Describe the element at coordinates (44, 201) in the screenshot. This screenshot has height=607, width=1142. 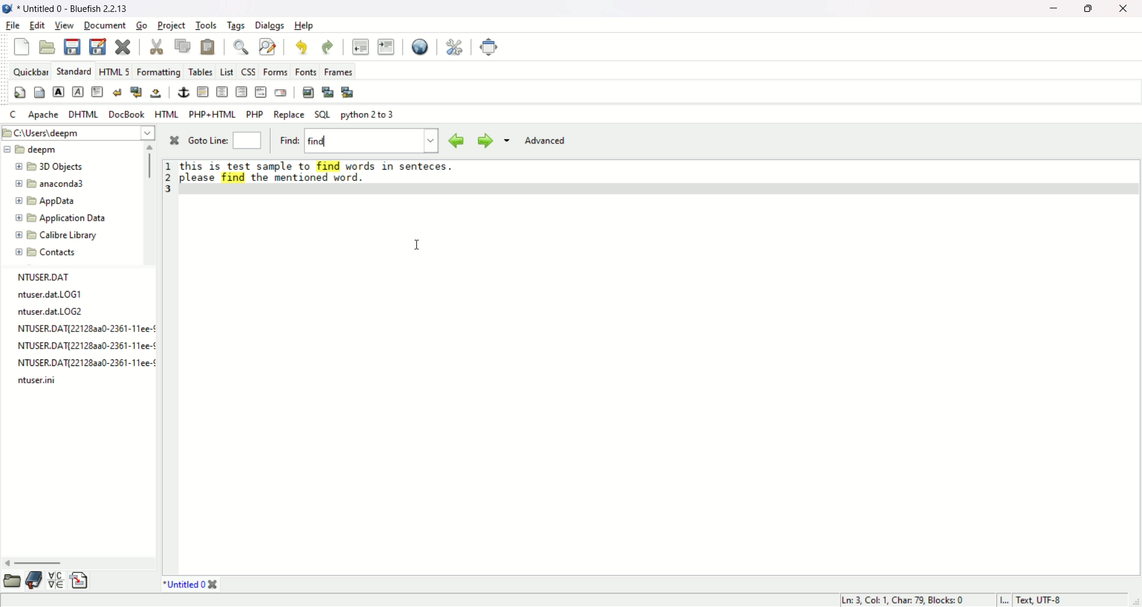
I see `appdata` at that location.